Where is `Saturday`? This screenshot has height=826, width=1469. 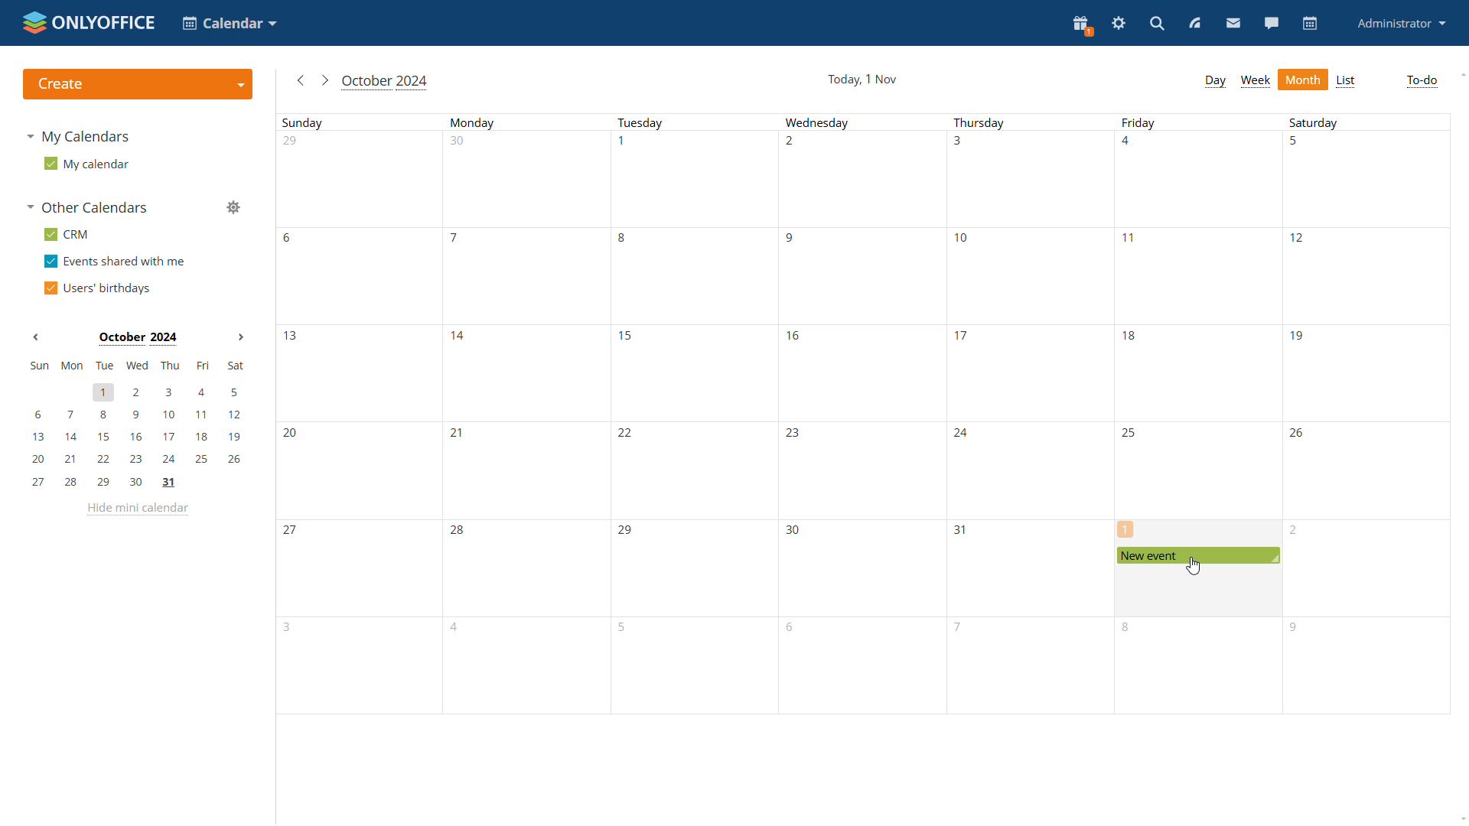 Saturday is located at coordinates (1363, 415).